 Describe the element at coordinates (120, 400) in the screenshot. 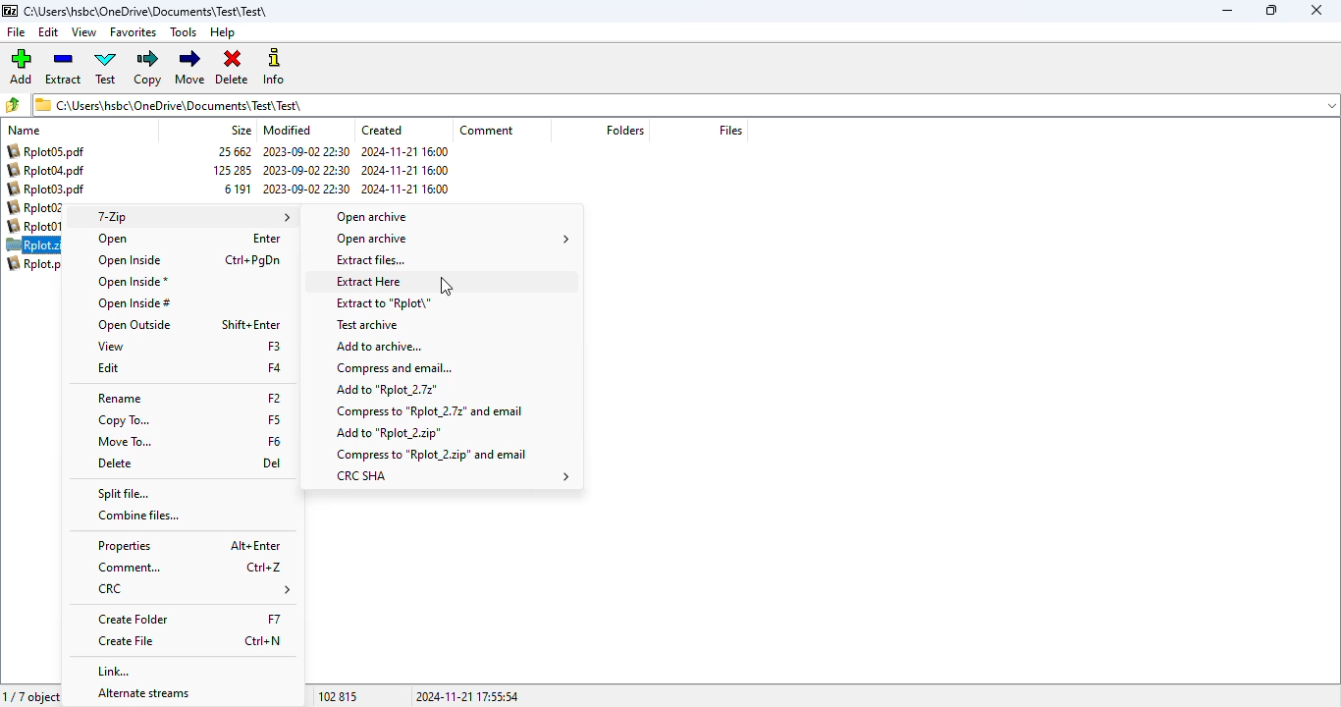

I see `rename` at that location.